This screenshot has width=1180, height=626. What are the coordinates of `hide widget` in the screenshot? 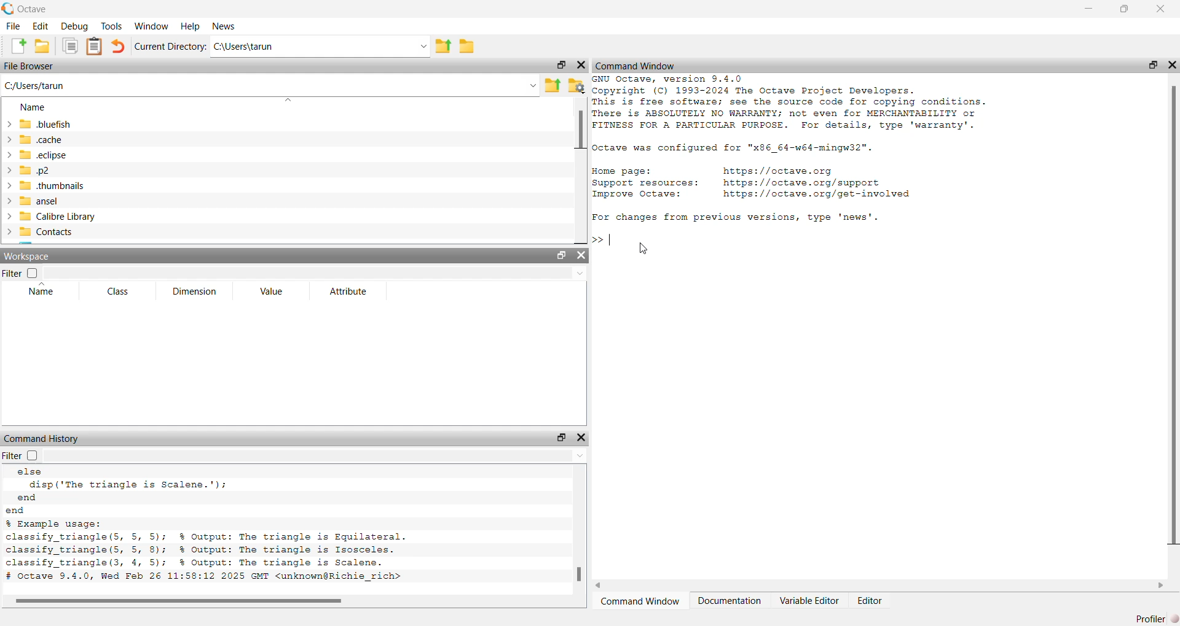 It's located at (581, 255).